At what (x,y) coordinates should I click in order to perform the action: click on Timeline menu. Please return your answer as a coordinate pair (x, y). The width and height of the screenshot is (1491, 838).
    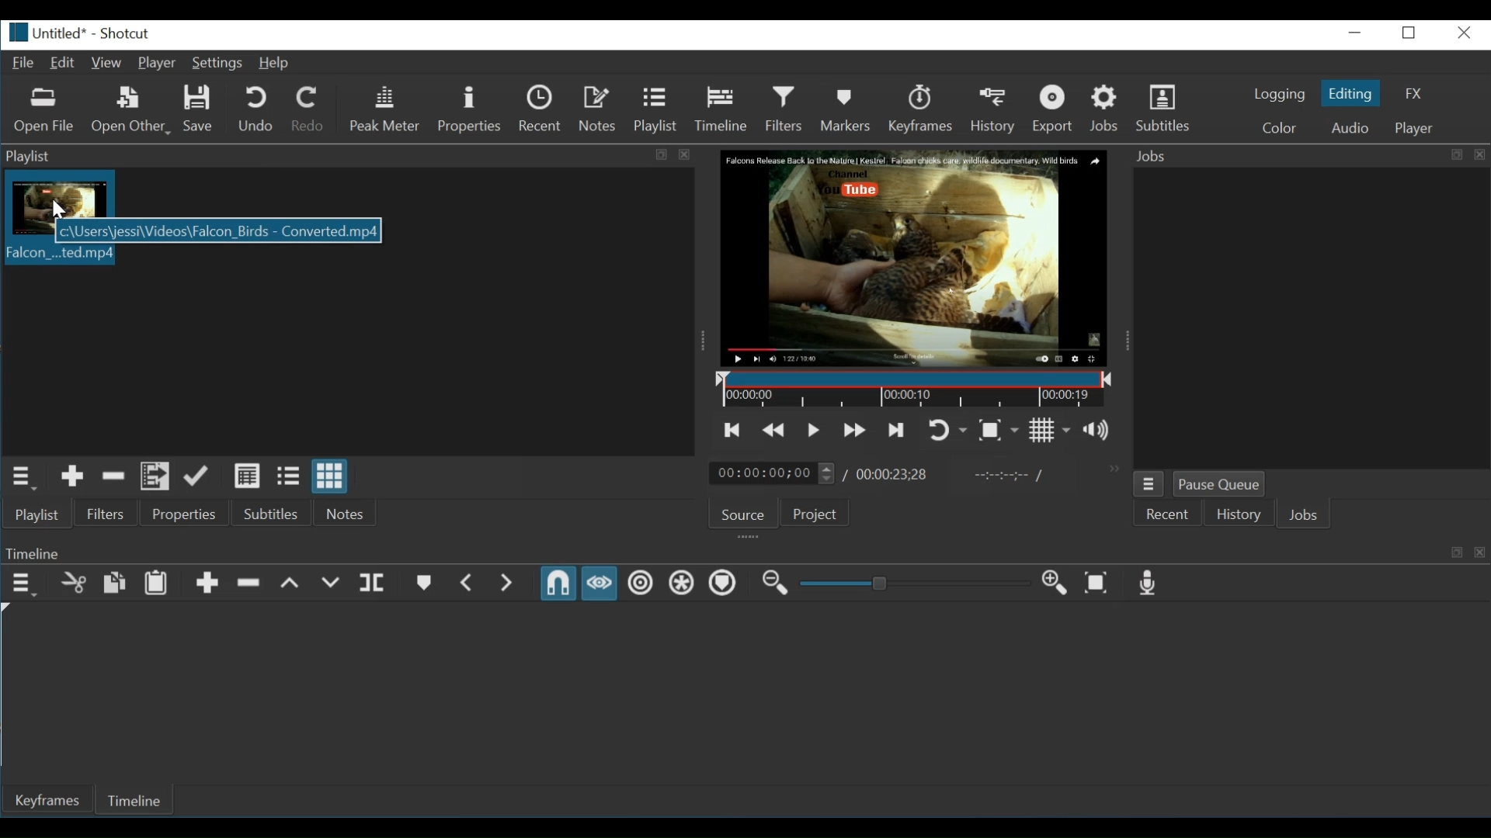
    Looking at the image, I should click on (24, 584).